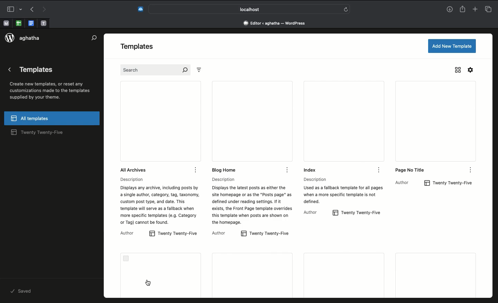 The width and height of the screenshot is (498, 303). What do you see at coordinates (30, 38) in the screenshot?
I see `aghatha` at bounding box center [30, 38].